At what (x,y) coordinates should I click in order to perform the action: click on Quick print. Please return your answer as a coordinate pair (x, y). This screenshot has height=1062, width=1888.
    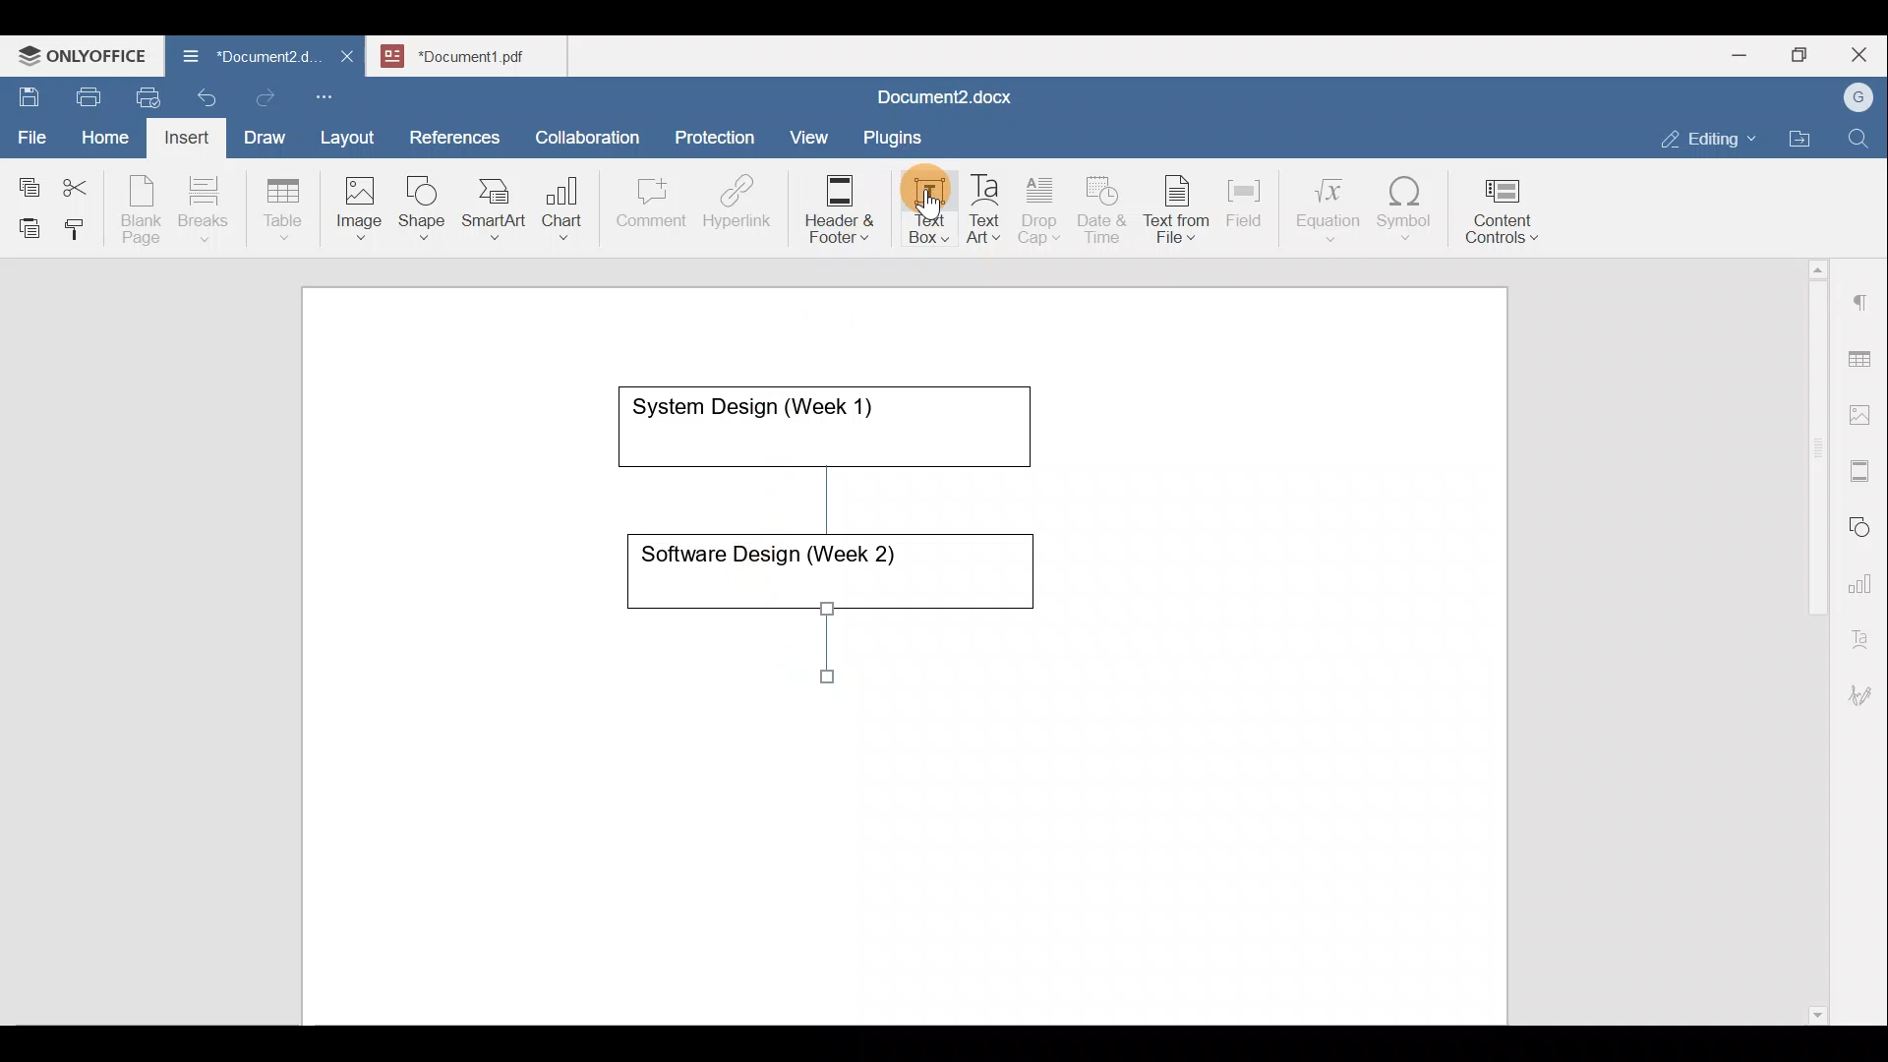
    Looking at the image, I should click on (143, 94).